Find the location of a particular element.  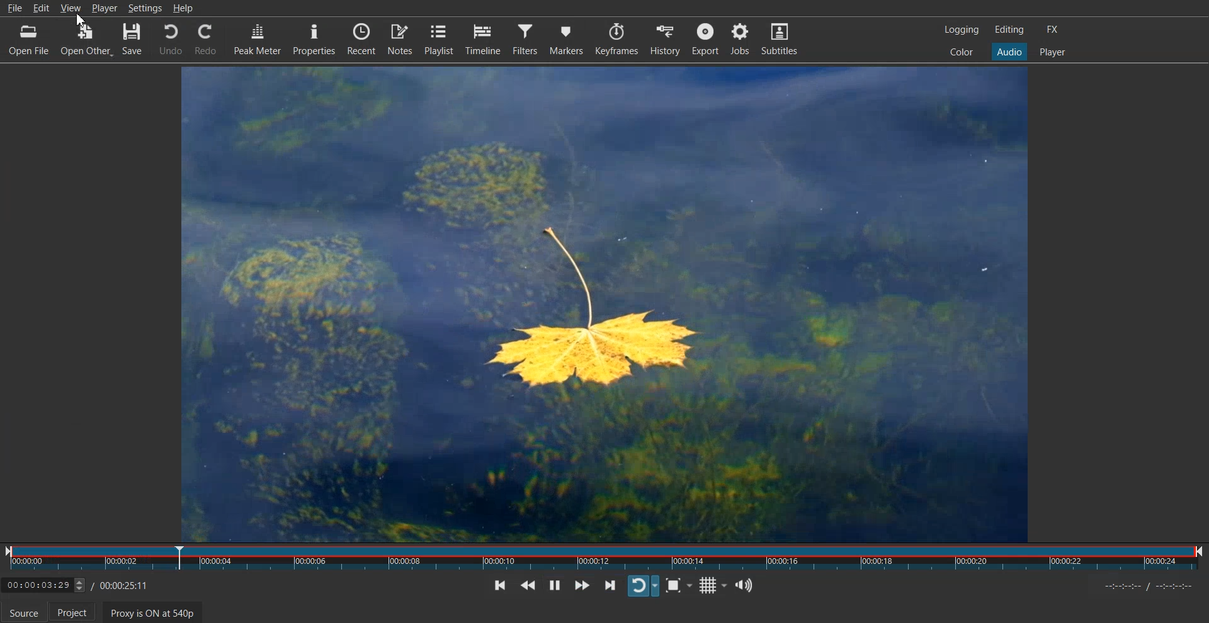

Skip to the next point is located at coordinates (610, 585).